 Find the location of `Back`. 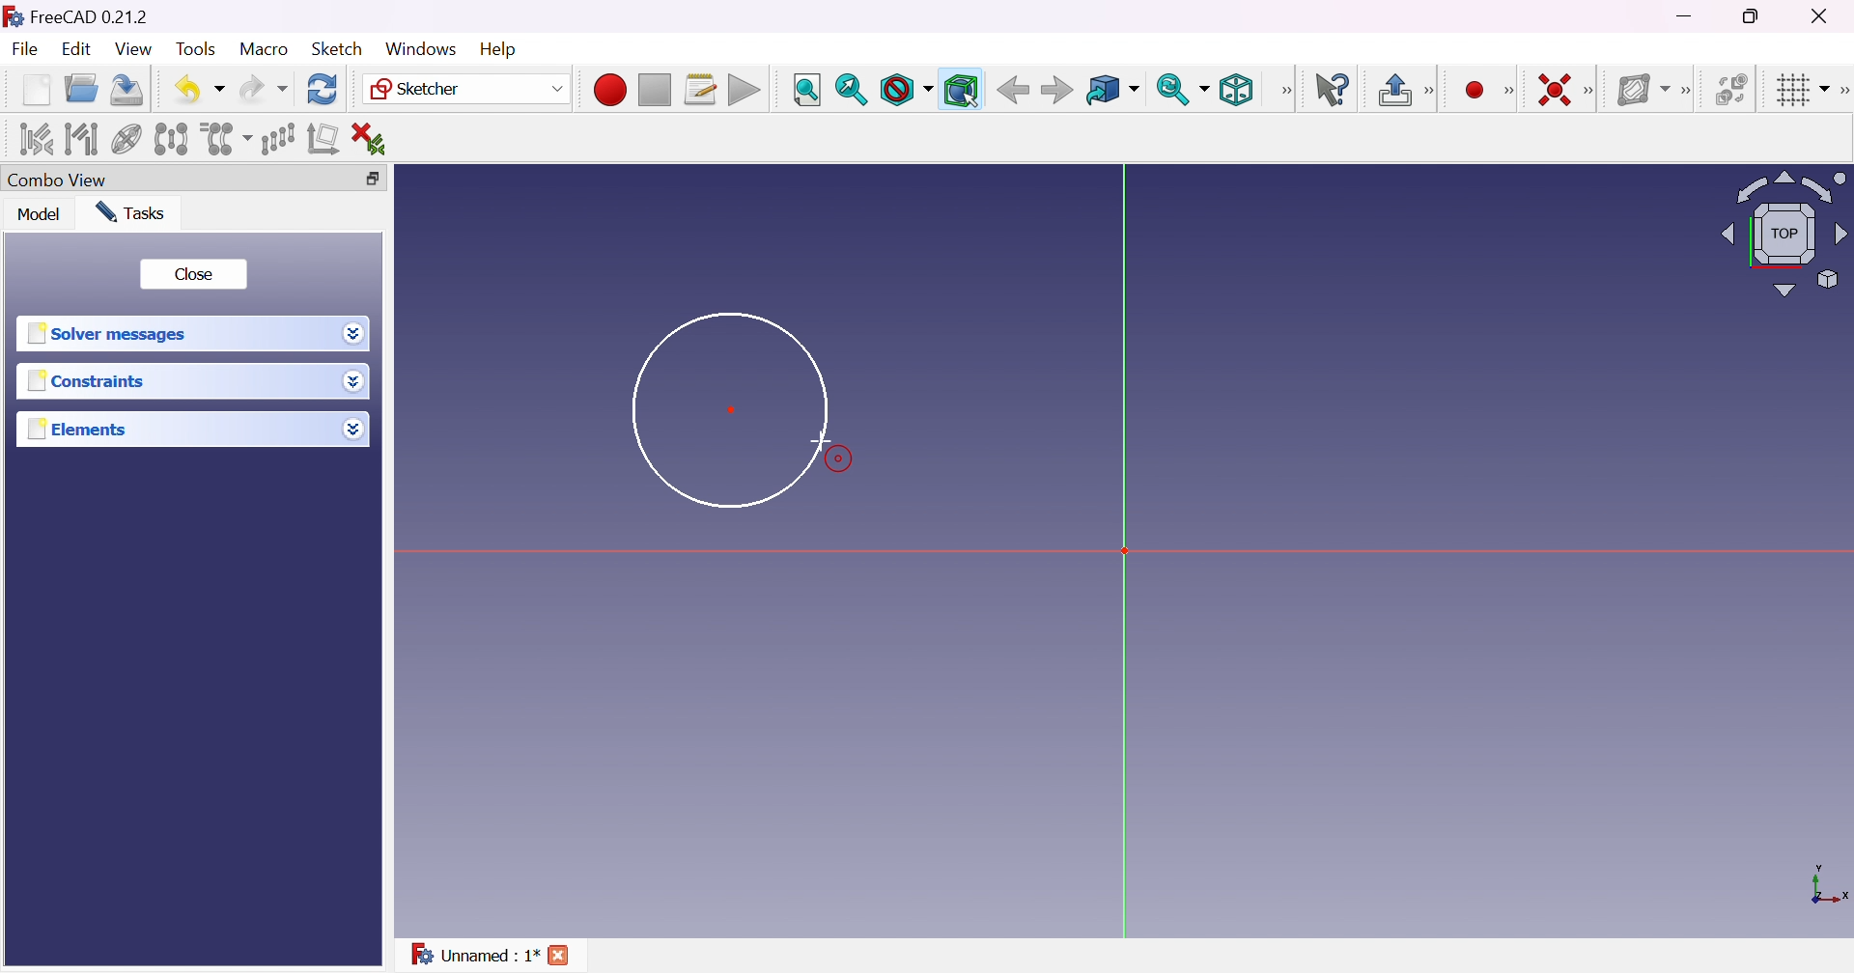

Back is located at coordinates (1012, 90).